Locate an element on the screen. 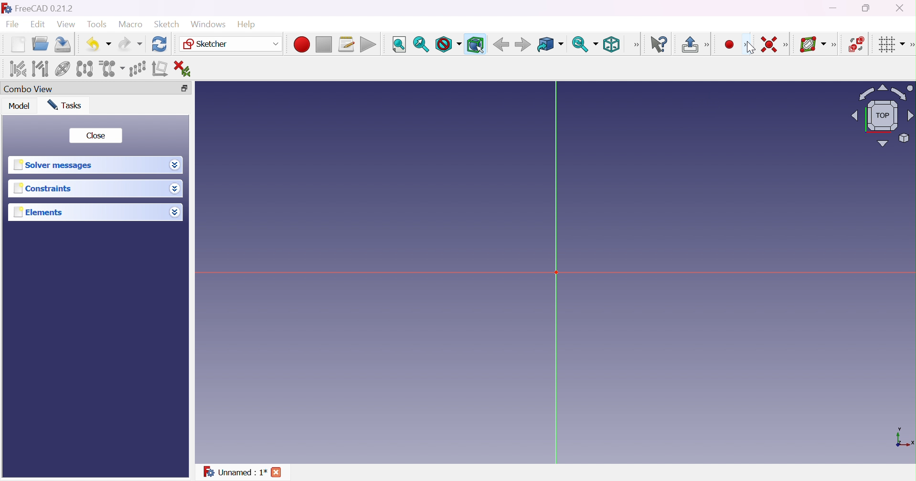  What's this? is located at coordinates (661, 45).